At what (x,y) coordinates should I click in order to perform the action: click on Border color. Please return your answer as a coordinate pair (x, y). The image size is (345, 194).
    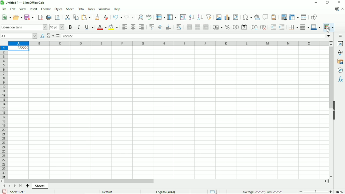
    Looking at the image, I should click on (316, 27).